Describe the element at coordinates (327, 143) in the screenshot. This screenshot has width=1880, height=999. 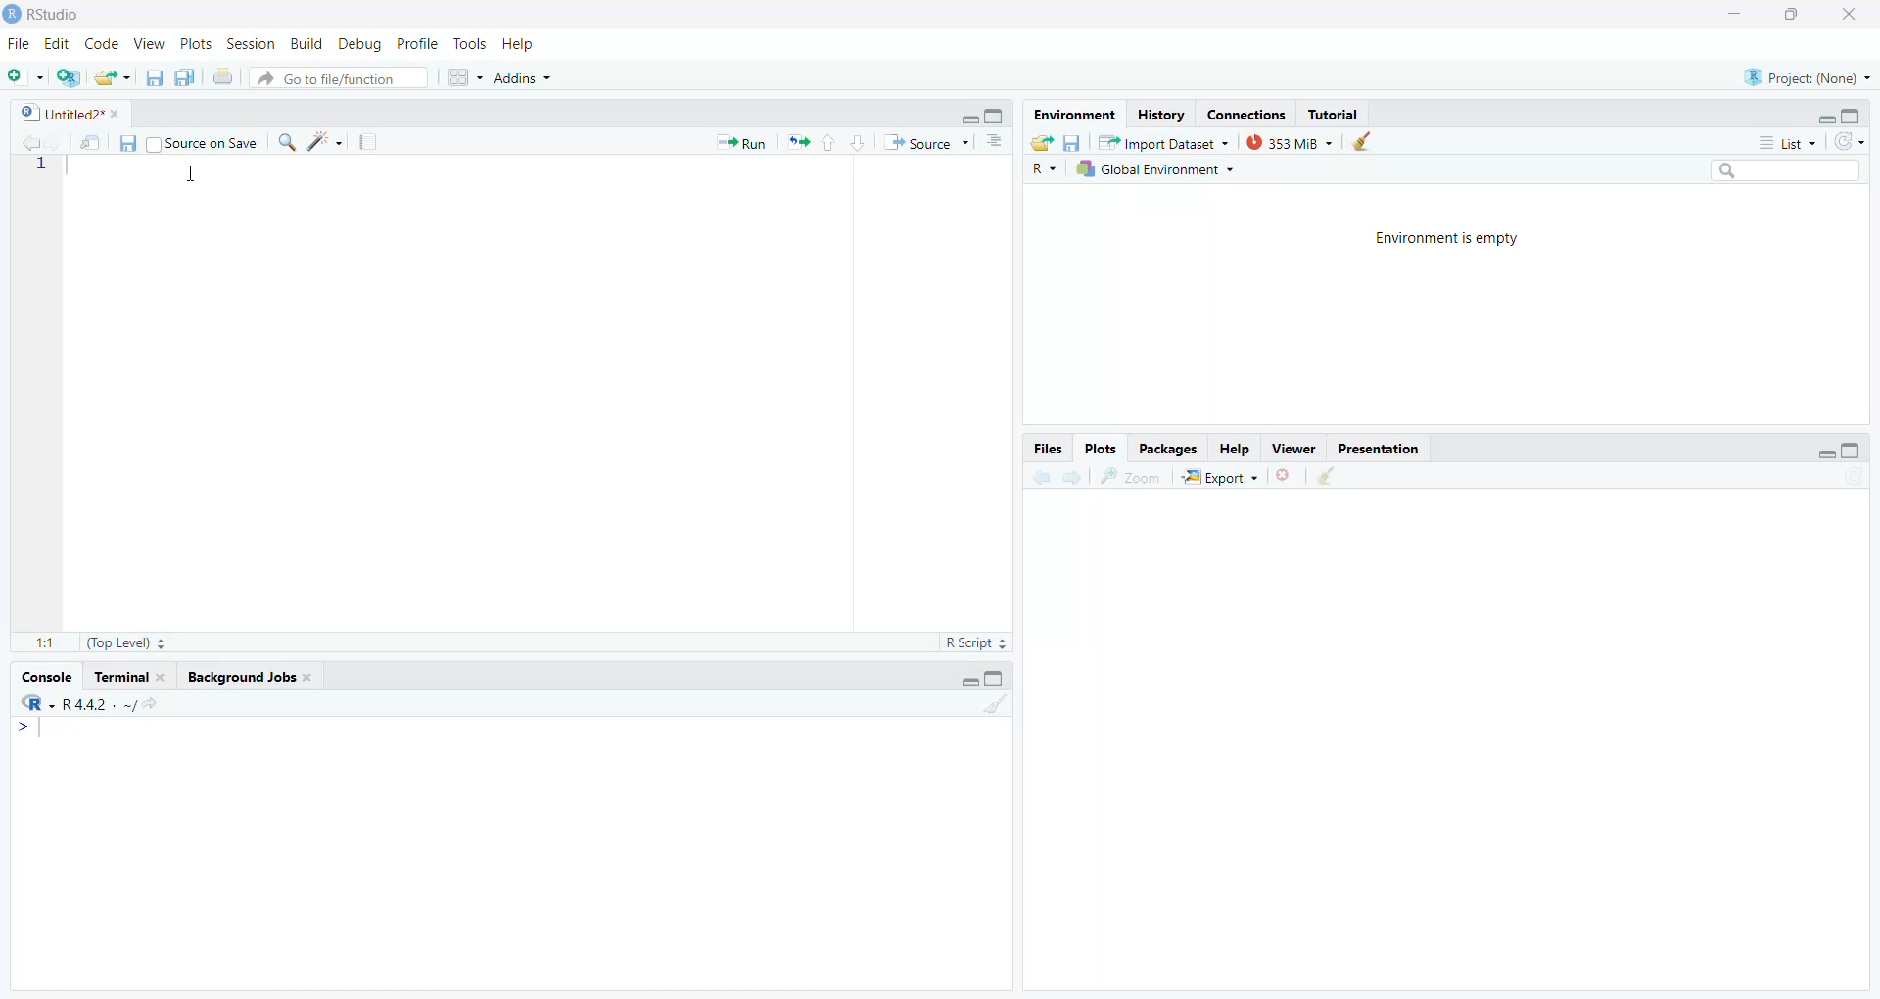
I see `code tools` at that location.